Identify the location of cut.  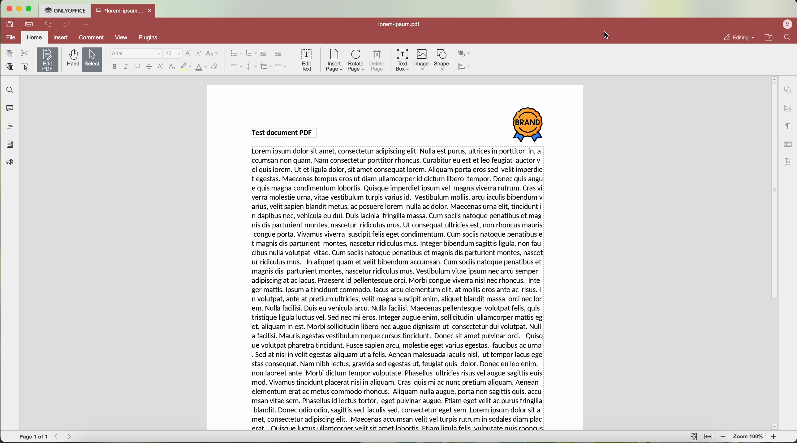
(25, 53).